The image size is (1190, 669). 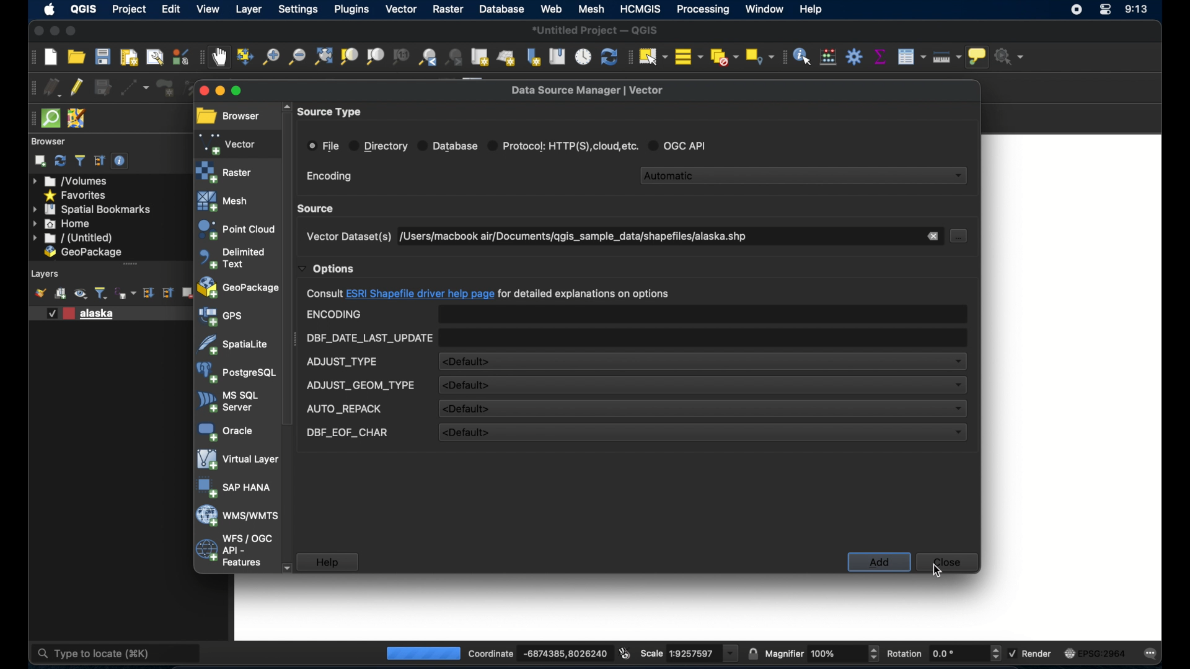 I want to click on cursor, so click(x=937, y=571).